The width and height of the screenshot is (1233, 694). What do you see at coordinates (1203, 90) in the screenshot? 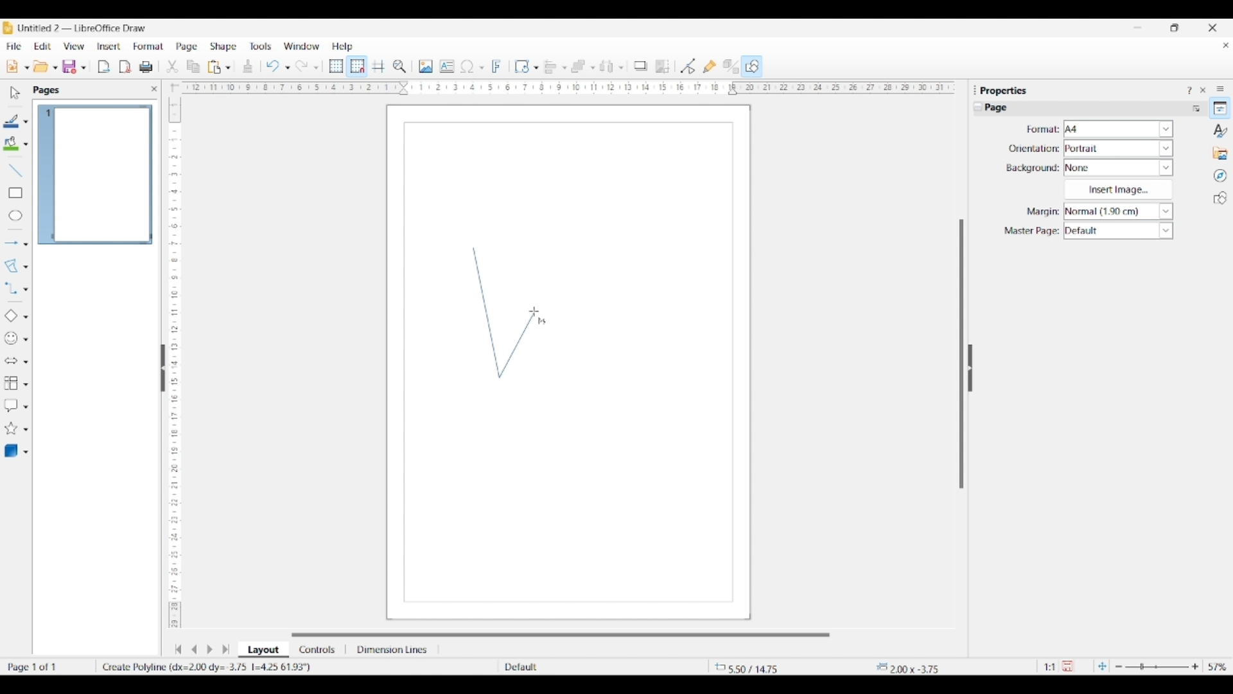
I see `Close sidebar deck` at bounding box center [1203, 90].